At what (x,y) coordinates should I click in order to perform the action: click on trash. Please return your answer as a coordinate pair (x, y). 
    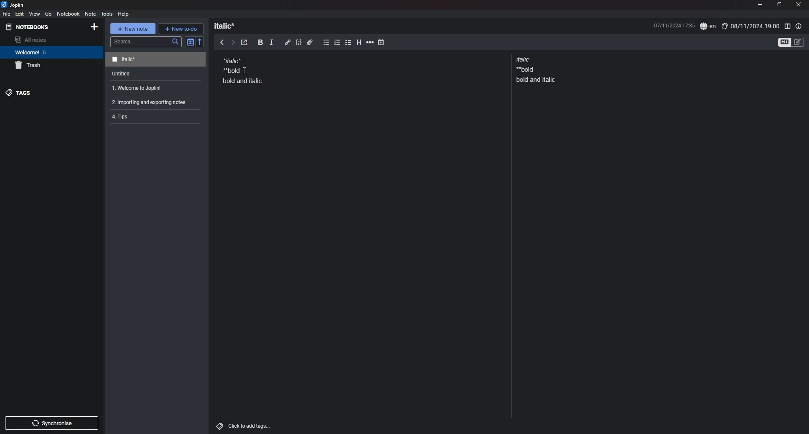
    Looking at the image, I should click on (52, 65).